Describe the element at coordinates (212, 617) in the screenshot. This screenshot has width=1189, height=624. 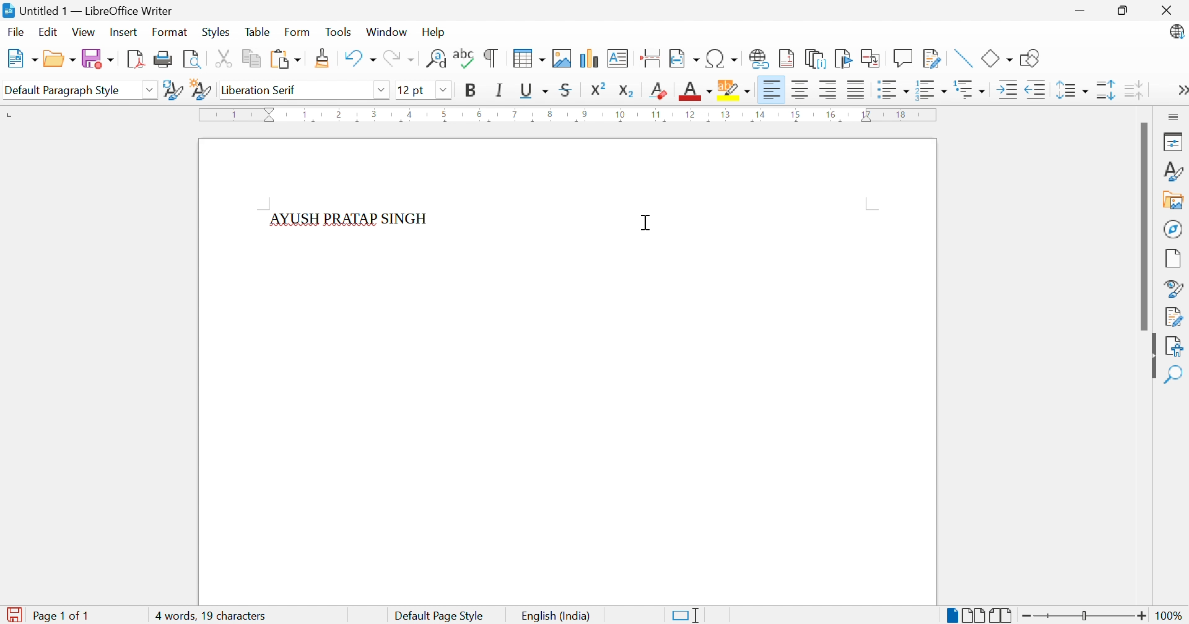
I see `4 words, 19 characters` at that location.